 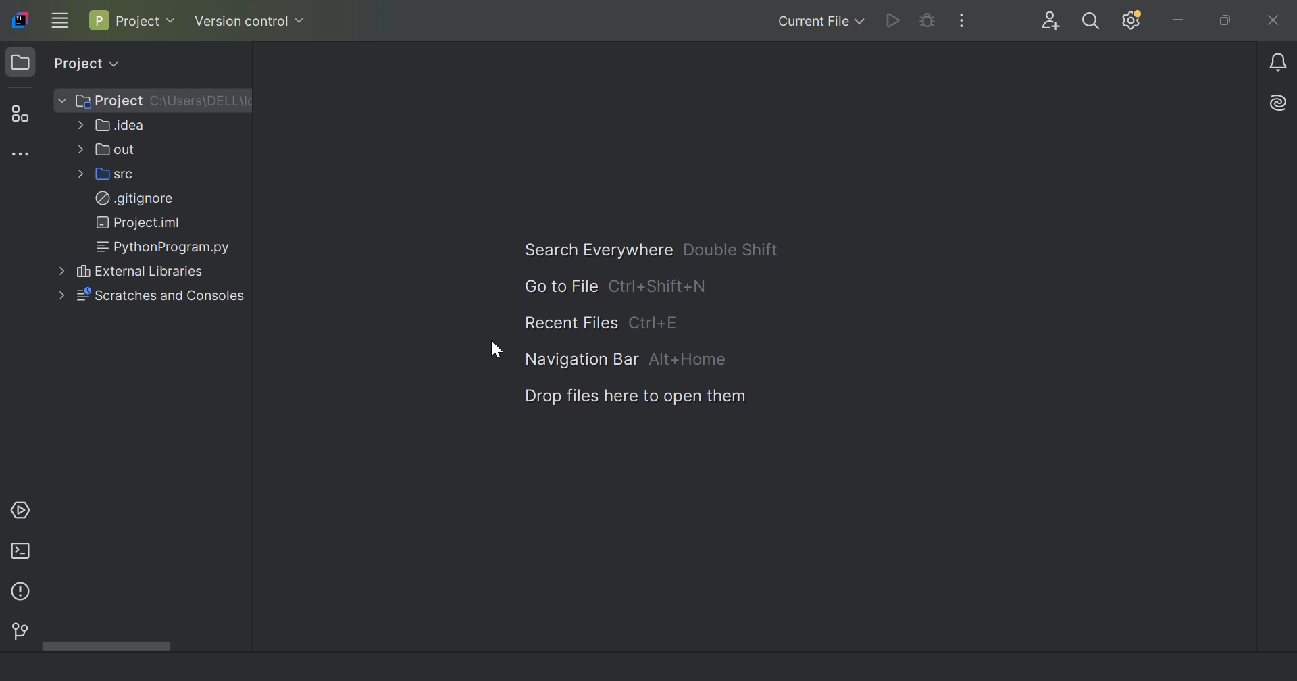 What do you see at coordinates (1134, 20) in the screenshot?
I see `Update available. IDE and Project settings` at bounding box center [1134, 20].